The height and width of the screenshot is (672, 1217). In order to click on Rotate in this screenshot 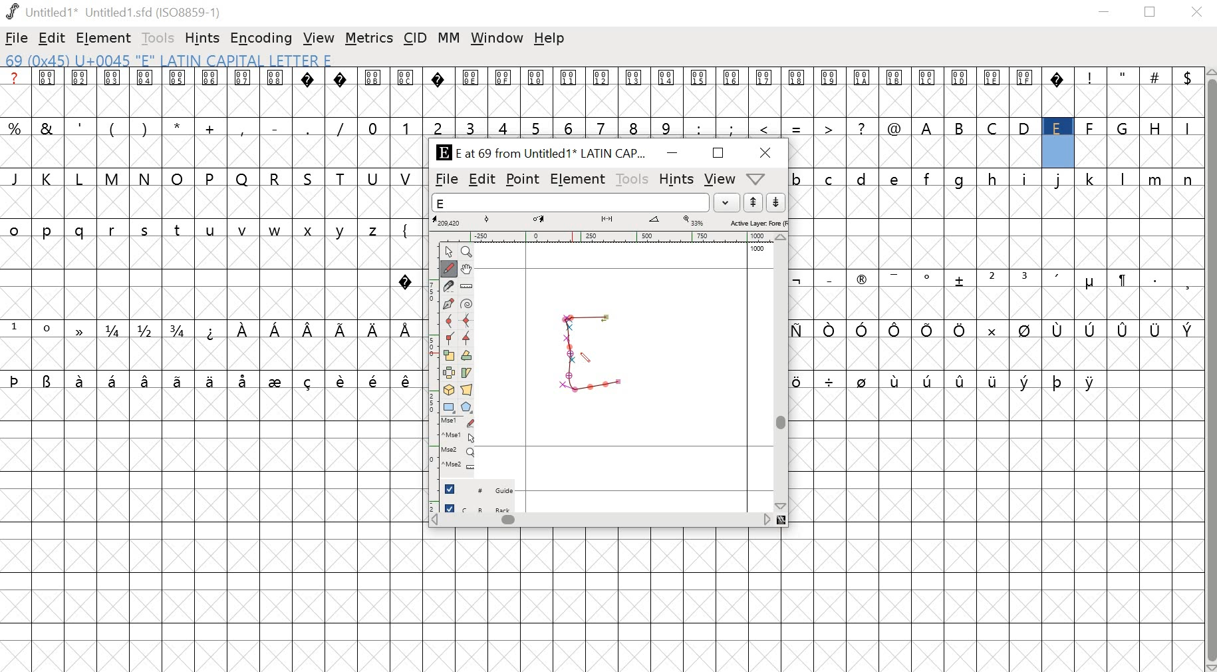, I will do `click(468, 356)`.